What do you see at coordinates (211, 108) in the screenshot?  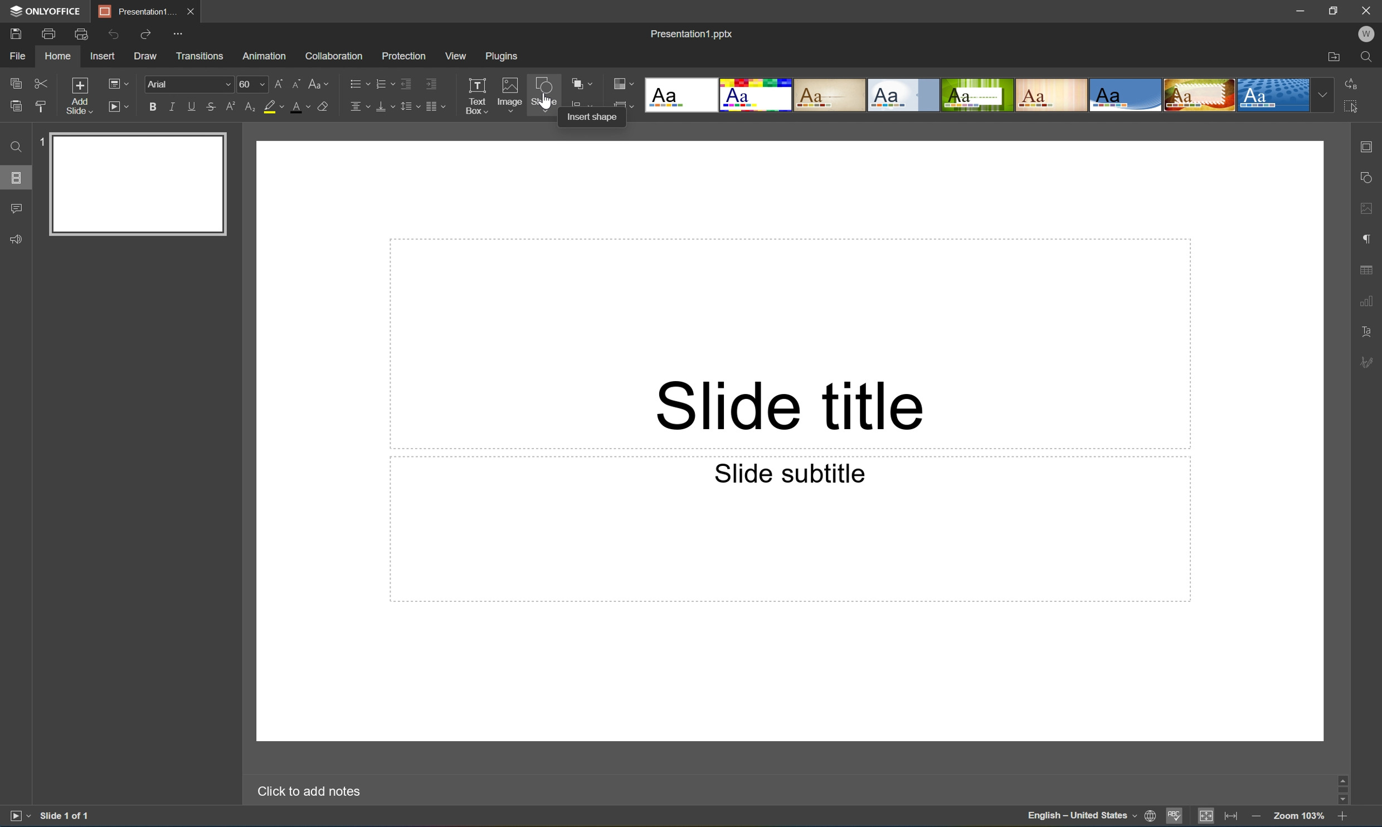 I see `Strikethrough` at bounding box center [211, 108].